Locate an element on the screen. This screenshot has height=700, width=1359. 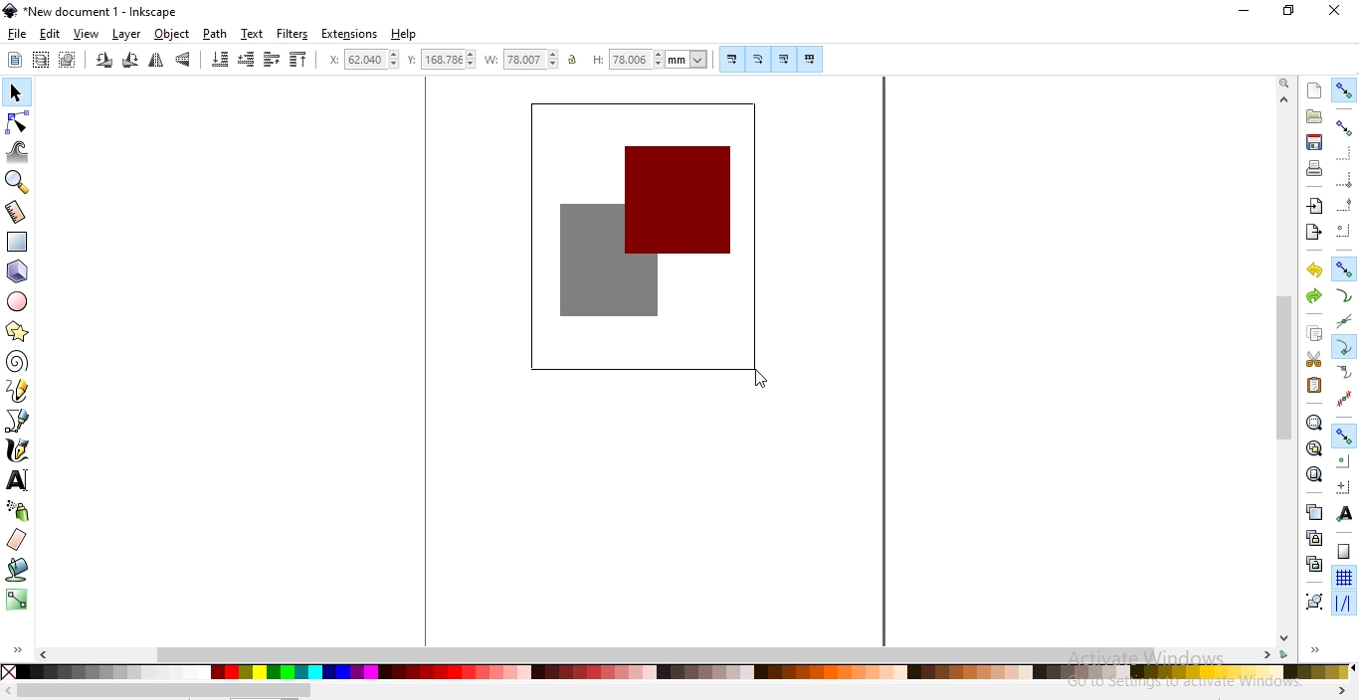
snap midpoints of line segments is located at coordinates (1343, 399).